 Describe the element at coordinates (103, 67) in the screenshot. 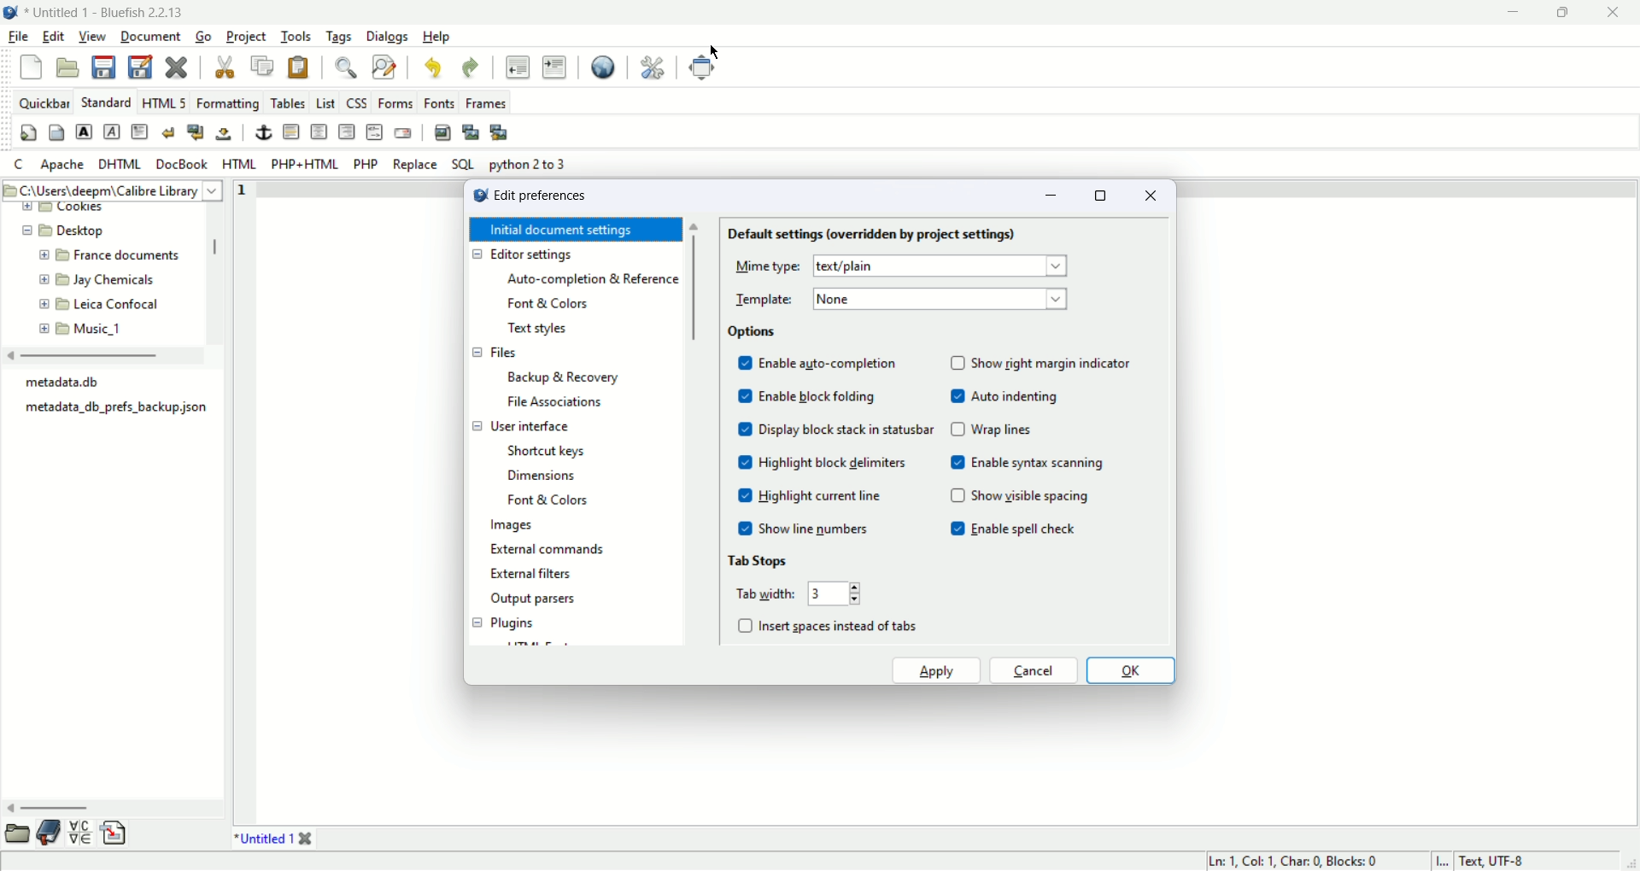

I see `save` at that location.